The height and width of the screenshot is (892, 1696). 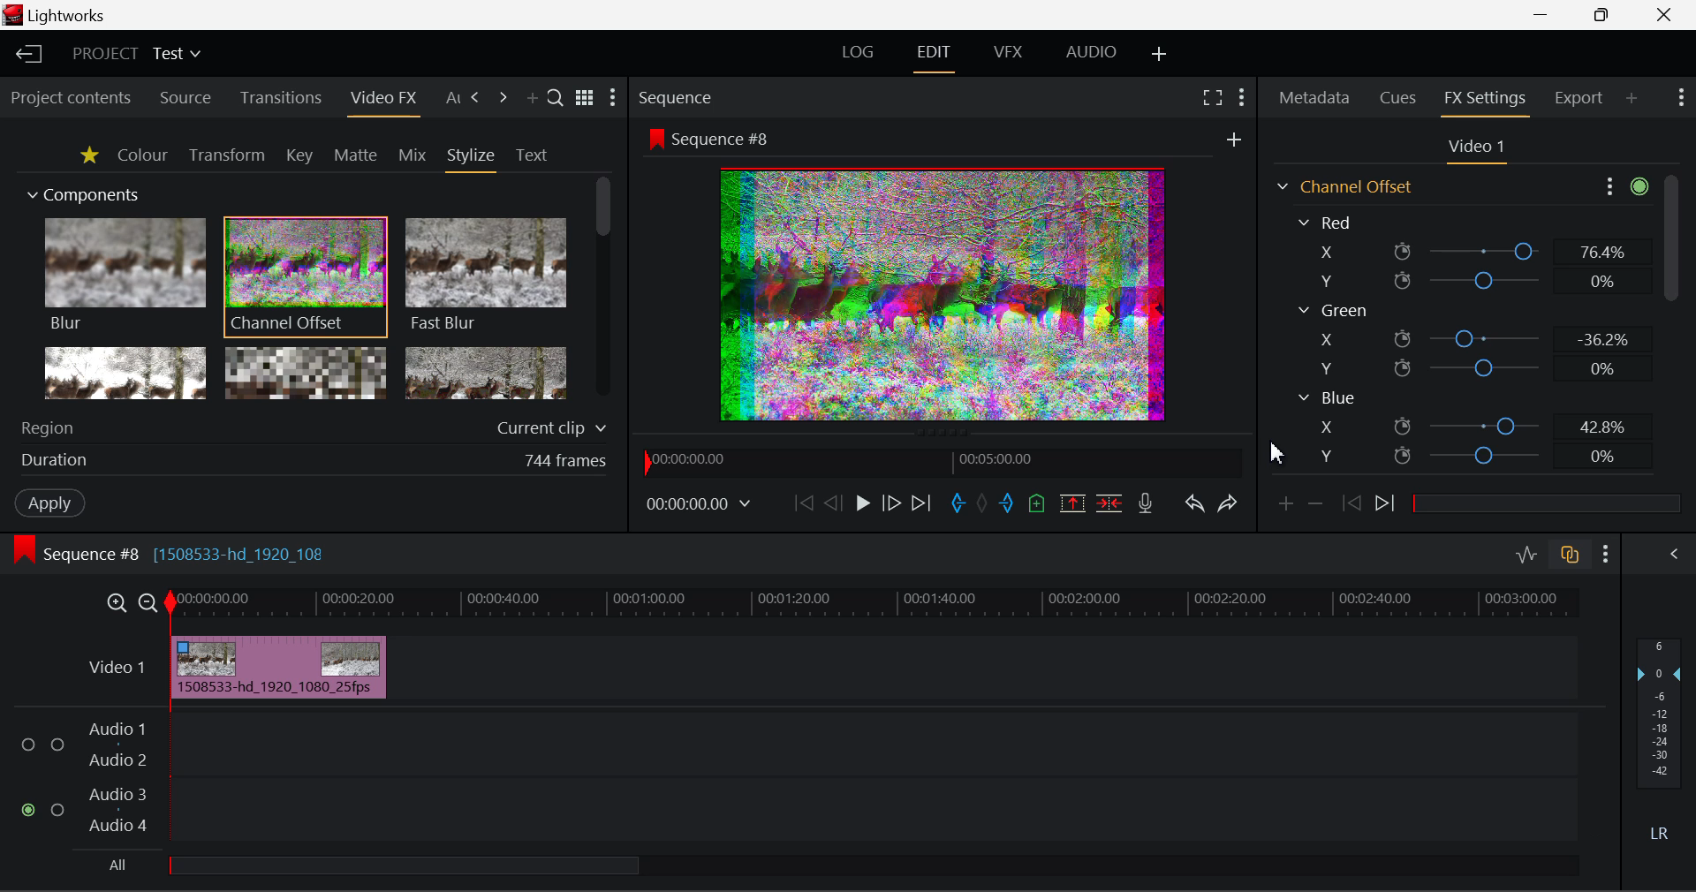 What do you see at coordinates (314, 462) in the screenshot?
I see `Frame Duration` at bounding box center [314, 462].